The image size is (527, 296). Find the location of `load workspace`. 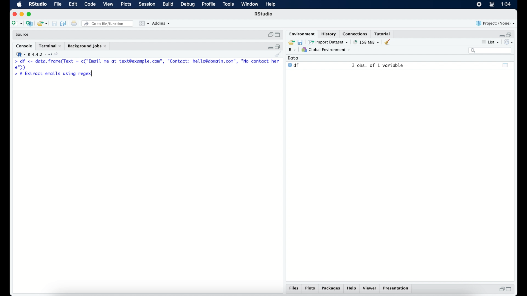

load workspace is located at coordinates (291, 42).